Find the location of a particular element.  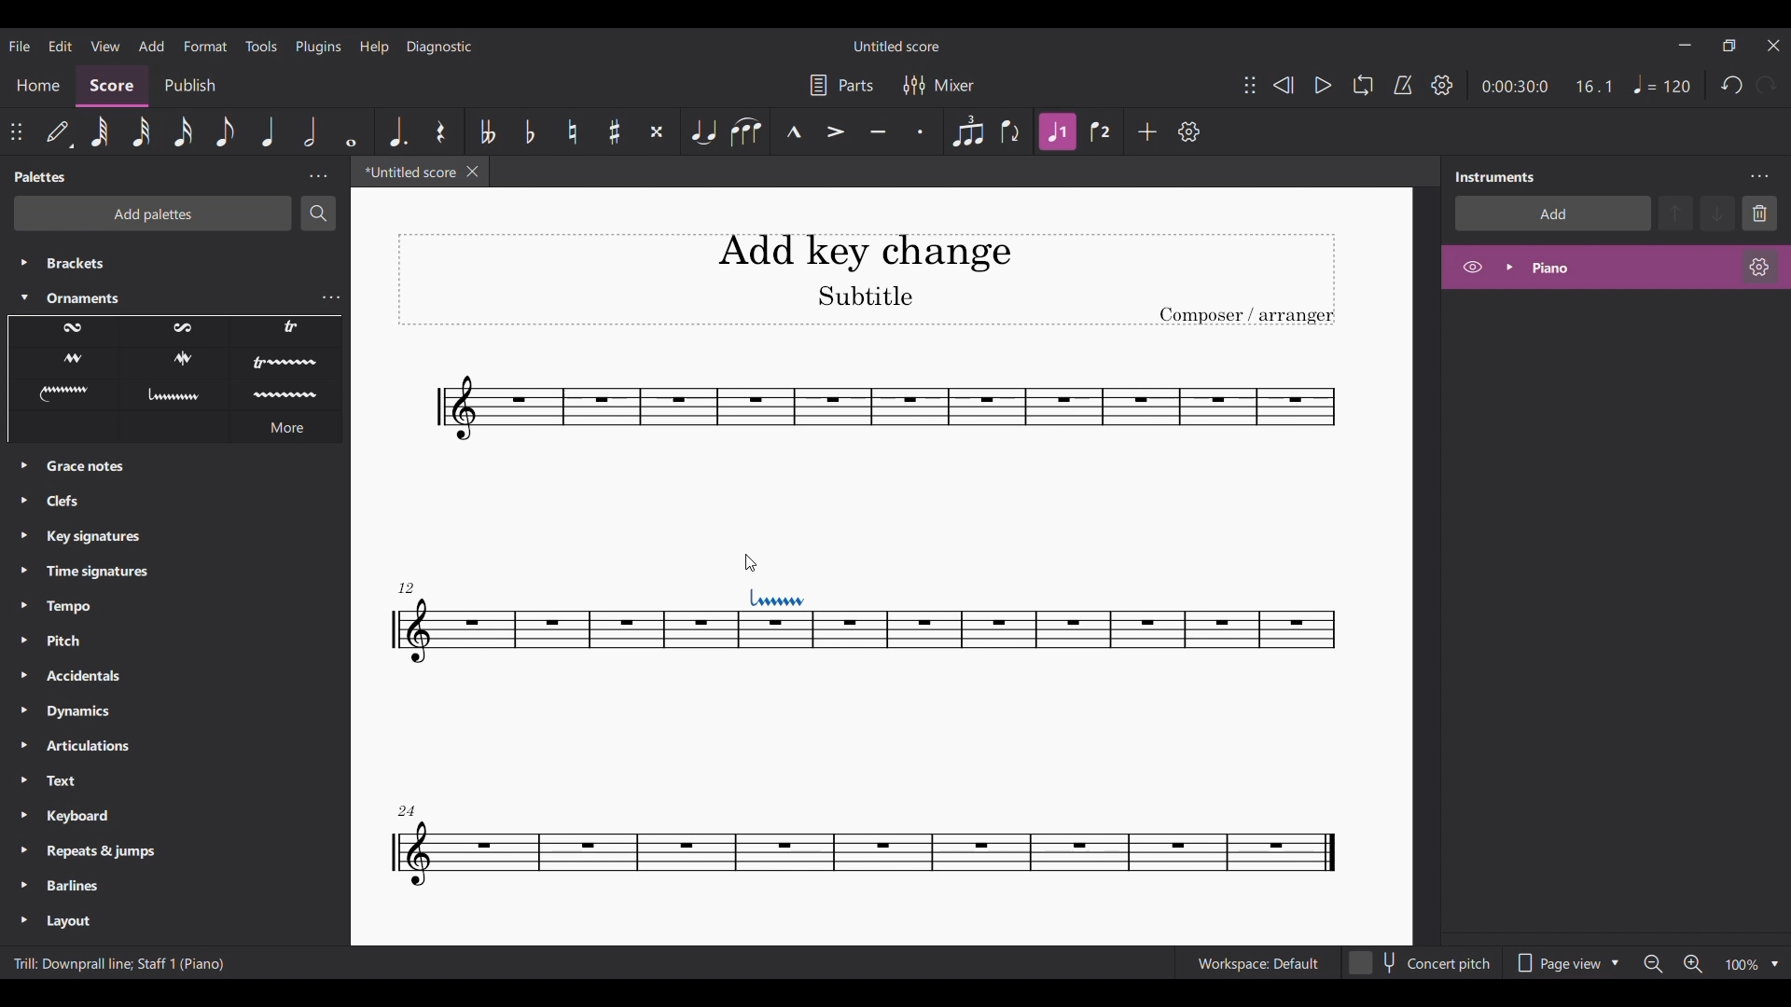

Whole note is located at coordinates (352, 131).